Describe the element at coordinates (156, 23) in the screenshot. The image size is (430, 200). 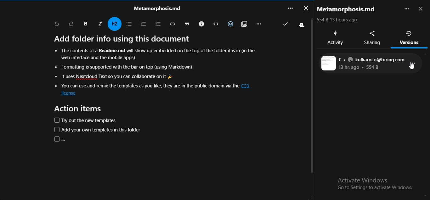
I see `to do list` at that location.